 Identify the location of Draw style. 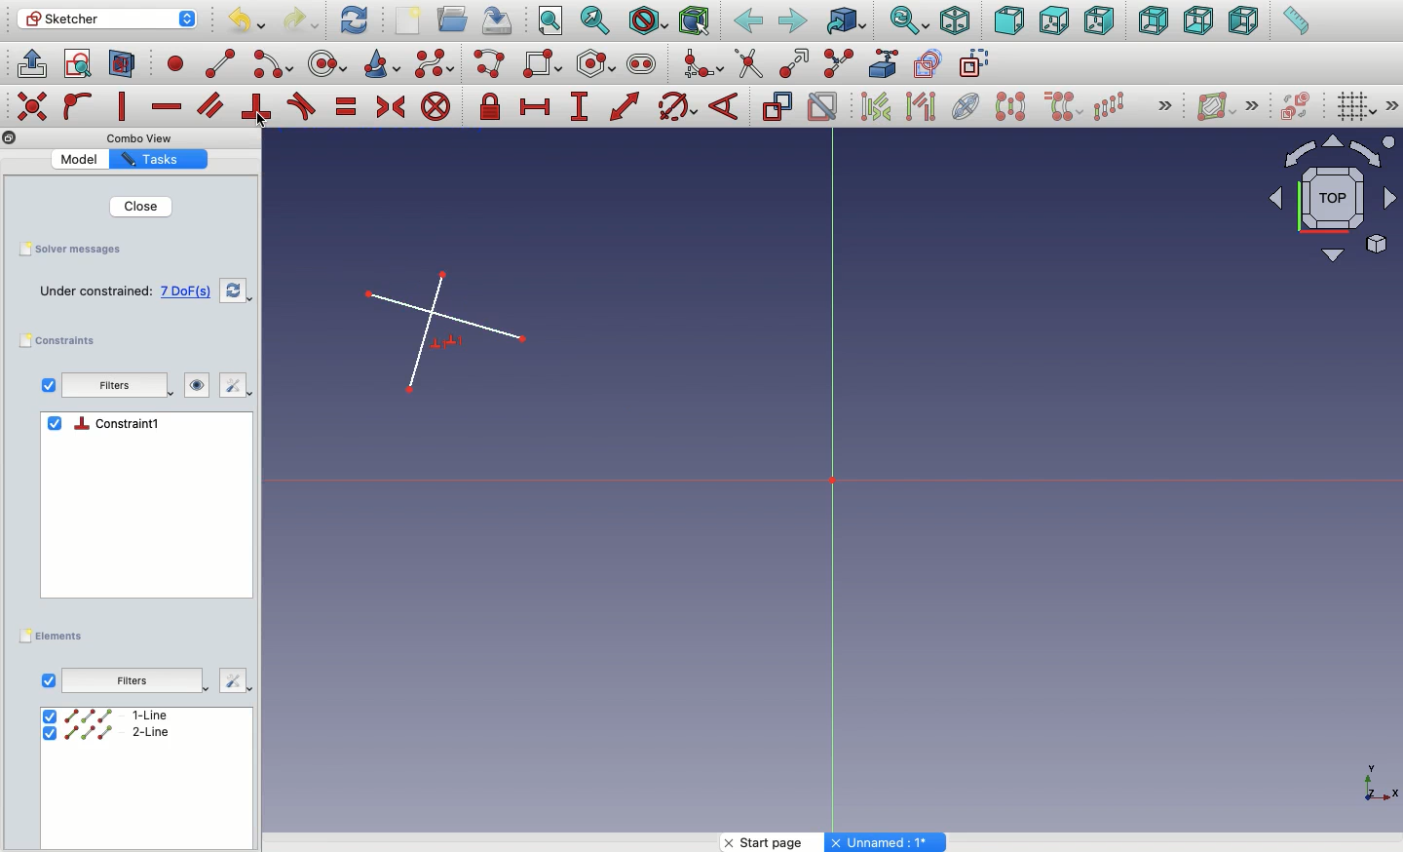
(648, 20).